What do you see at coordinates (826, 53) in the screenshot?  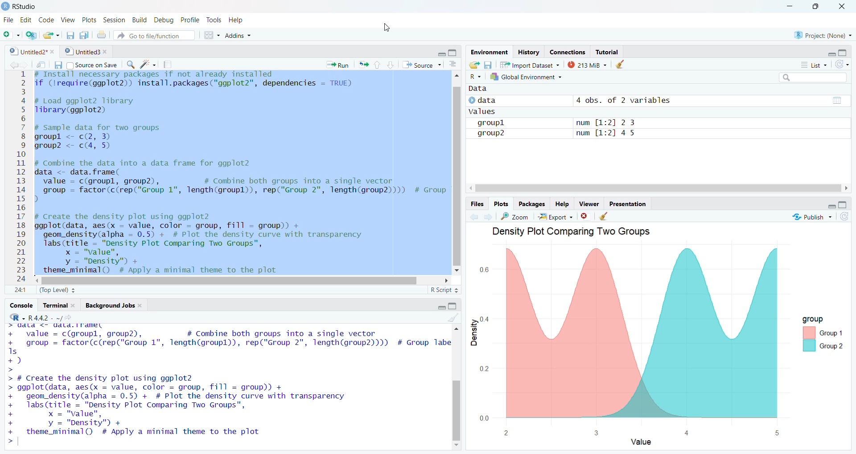 I see `minimize` at bounding box center [826, 53].